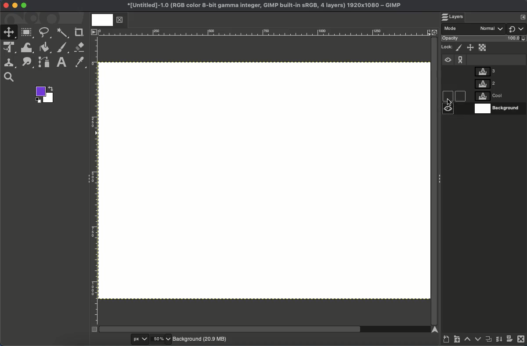  Describe the element at coordinates (62, 33) in the screenshot. I see `Fuzzy select` at that location.